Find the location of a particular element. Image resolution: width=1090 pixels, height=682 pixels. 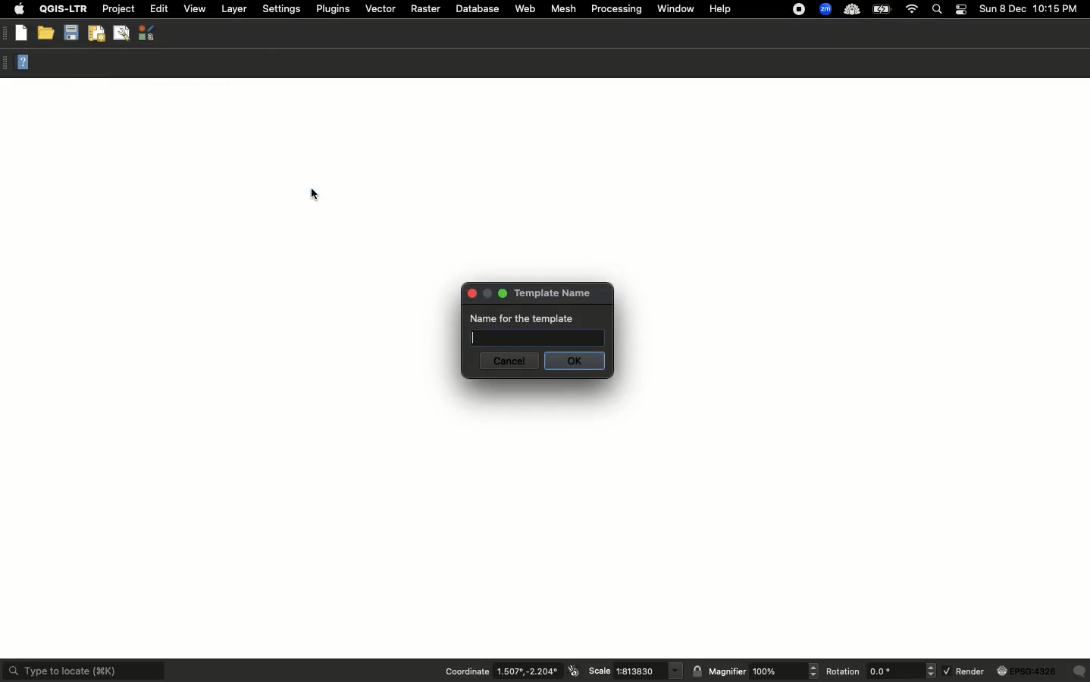

View is located at coordinates (194, 8).